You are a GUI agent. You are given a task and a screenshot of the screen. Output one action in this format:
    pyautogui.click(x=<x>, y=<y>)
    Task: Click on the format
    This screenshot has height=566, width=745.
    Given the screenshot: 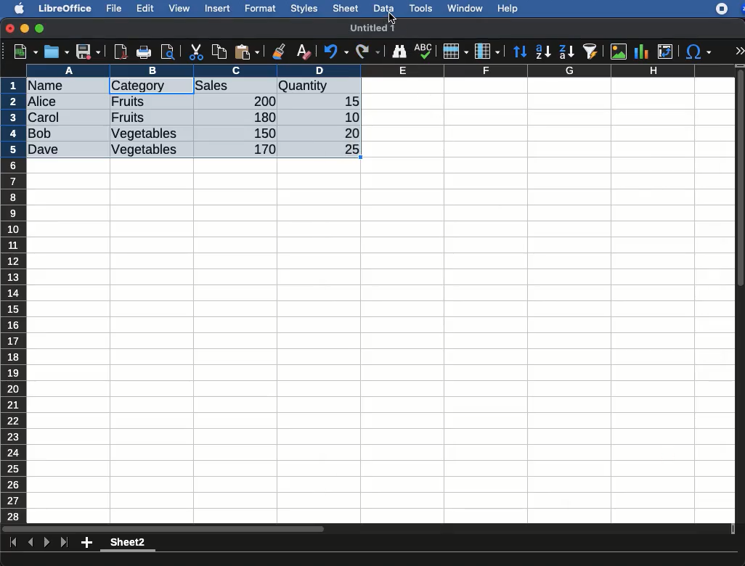 What is the action you would take?
    pyautogui.click(x=261, y=9)
    